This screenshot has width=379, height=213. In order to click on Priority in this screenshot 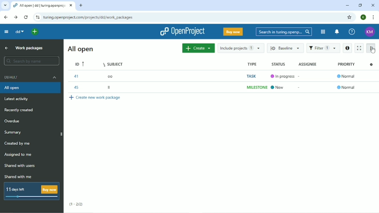, I will do `click(345, 63)`.